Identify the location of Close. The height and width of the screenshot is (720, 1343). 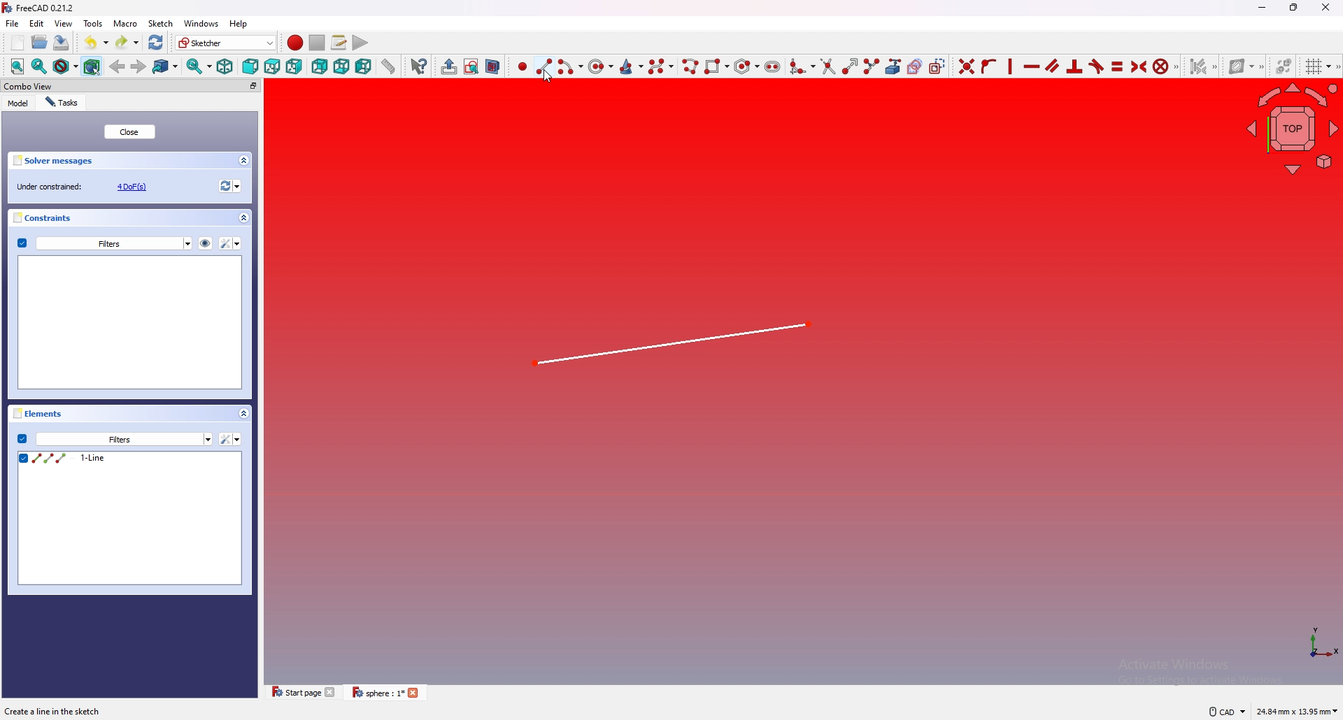
(1326, 7).